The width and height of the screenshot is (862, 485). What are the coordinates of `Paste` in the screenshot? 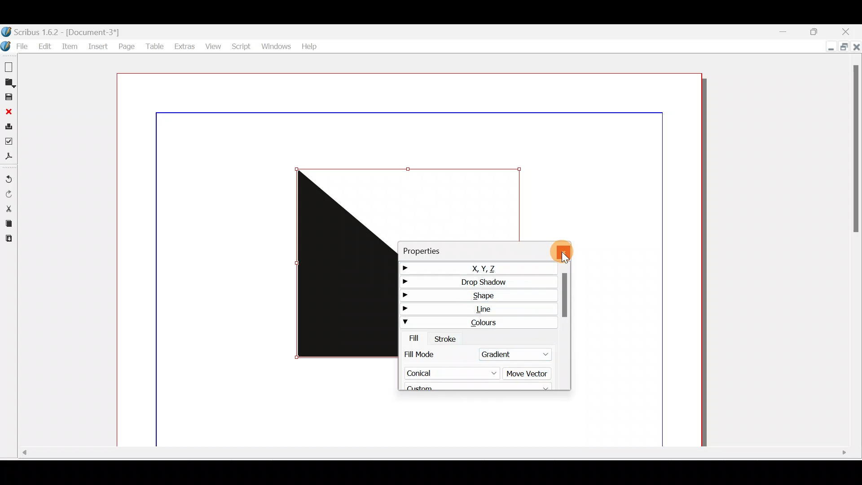 It's located at (11, 239).